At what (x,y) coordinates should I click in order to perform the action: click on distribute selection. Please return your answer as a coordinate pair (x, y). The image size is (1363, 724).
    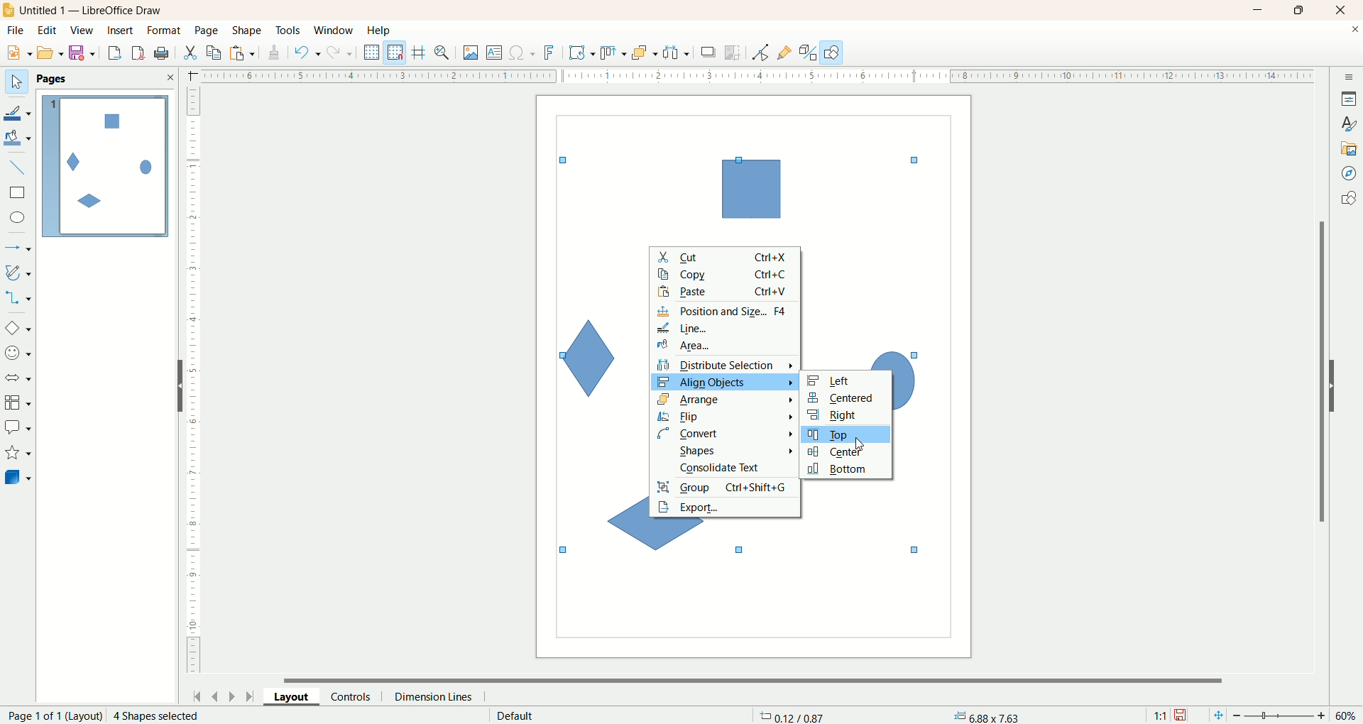
    Looking at the image, I should click on (726, 366).